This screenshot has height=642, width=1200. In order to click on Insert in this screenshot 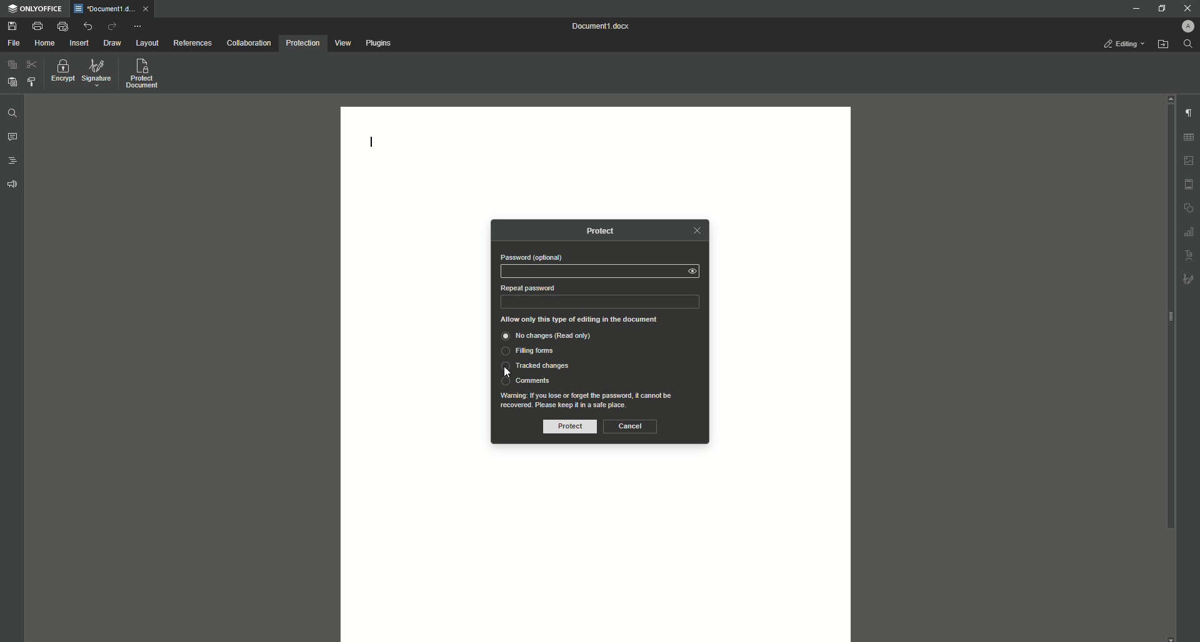, I will do `click(77, 42)`.